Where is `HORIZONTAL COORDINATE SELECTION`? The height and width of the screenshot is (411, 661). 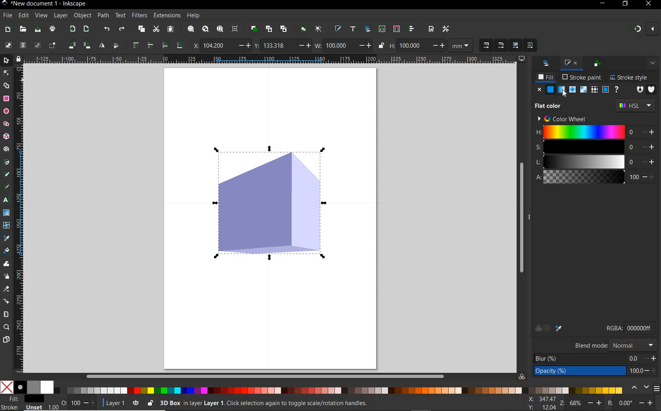 HORIZONTAL COORDINATE SELECTION is located at coordinates (194, 45).